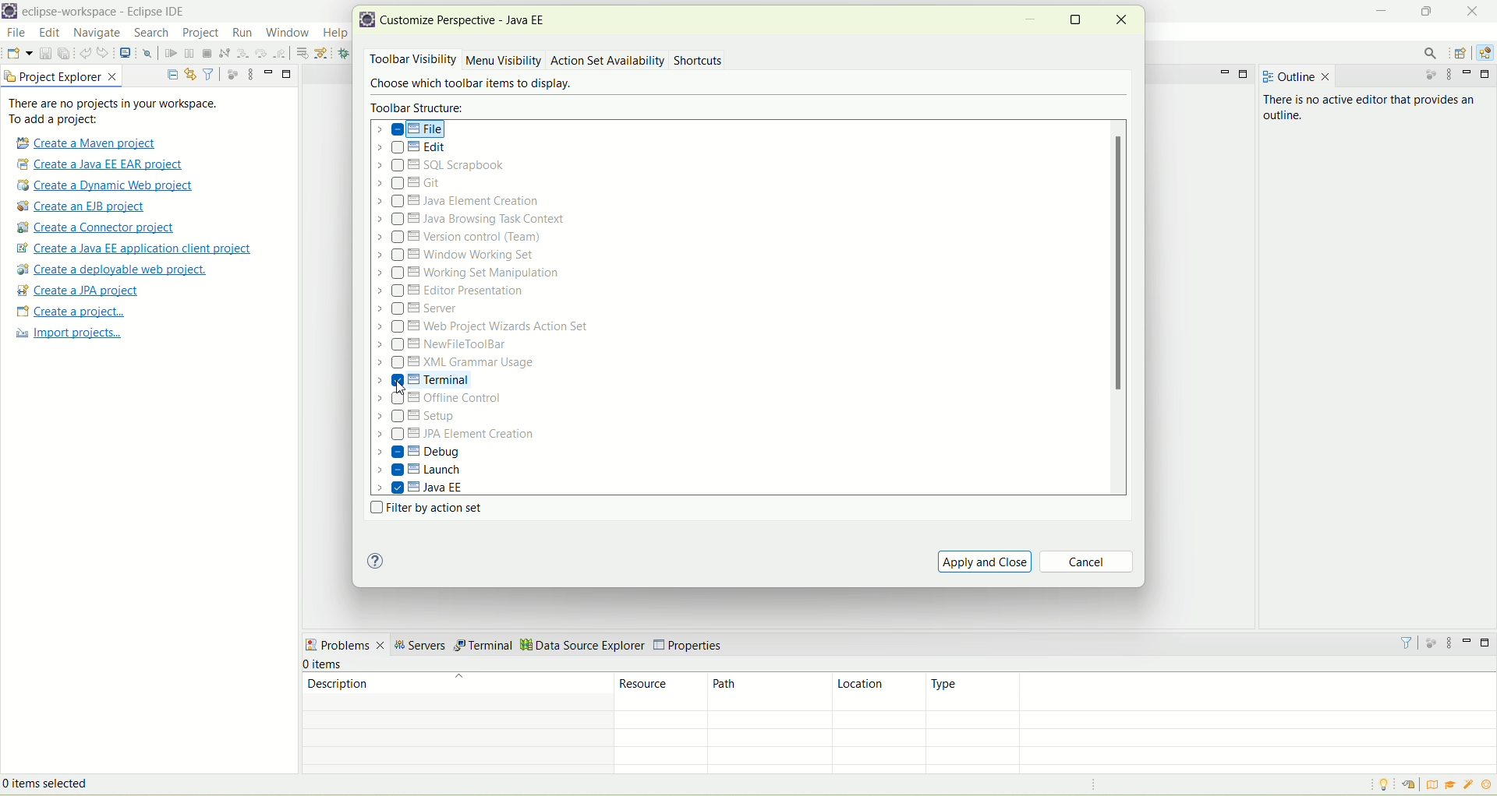 The width and height of the screenshot is (1497, 796). Describe the element at coordinates (985, 561) in the screenshot. I see `apply and close` at that location.